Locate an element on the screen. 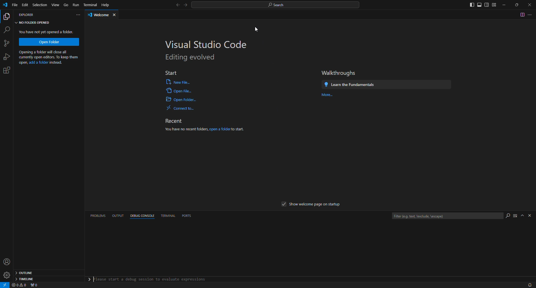 The width and height of the screenshot is (536, 288). Recent is located at coordinates (176, 121).